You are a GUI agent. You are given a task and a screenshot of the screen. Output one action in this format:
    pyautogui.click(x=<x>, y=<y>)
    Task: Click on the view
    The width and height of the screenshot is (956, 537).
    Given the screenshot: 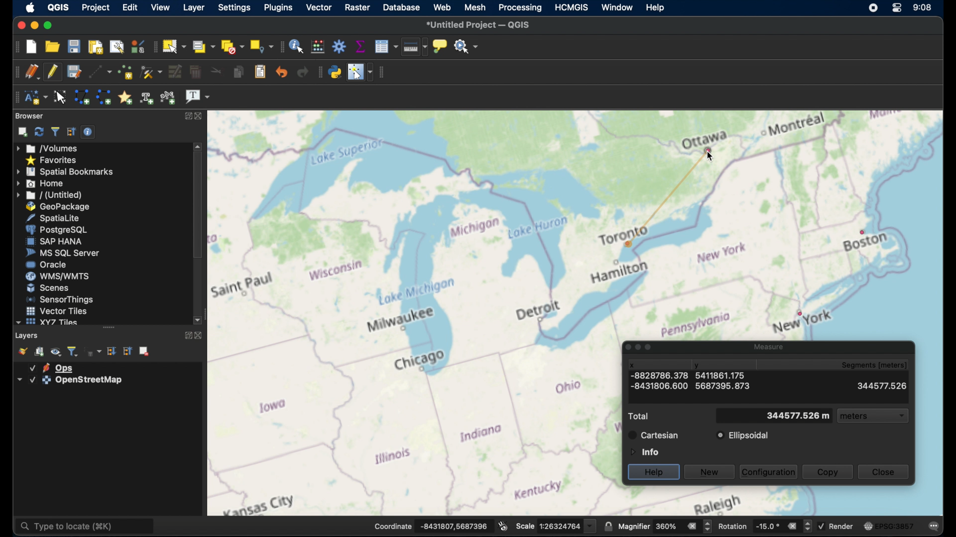 What is the action you would take?
    pyautogui.click(x=159, y=7)
    